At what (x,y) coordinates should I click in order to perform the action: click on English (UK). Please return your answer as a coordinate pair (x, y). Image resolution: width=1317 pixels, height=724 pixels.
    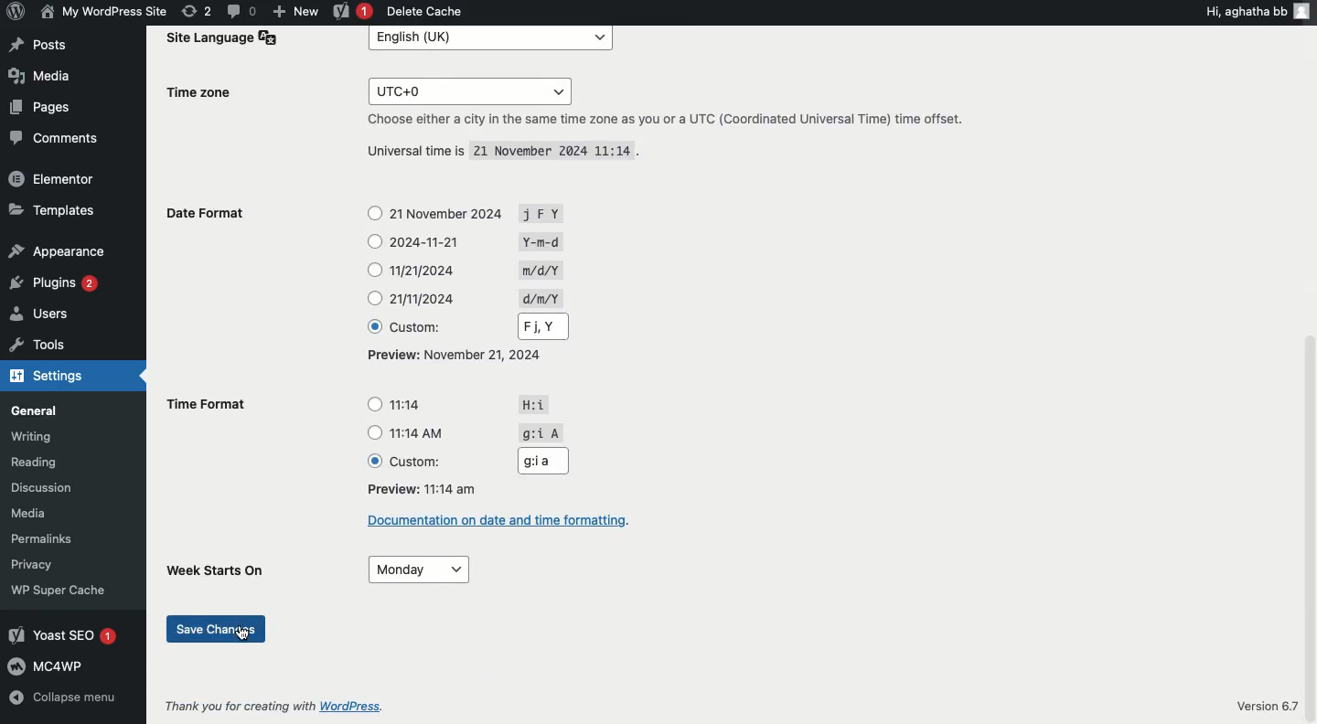
    Looking at the image, I should click on (492, 39).